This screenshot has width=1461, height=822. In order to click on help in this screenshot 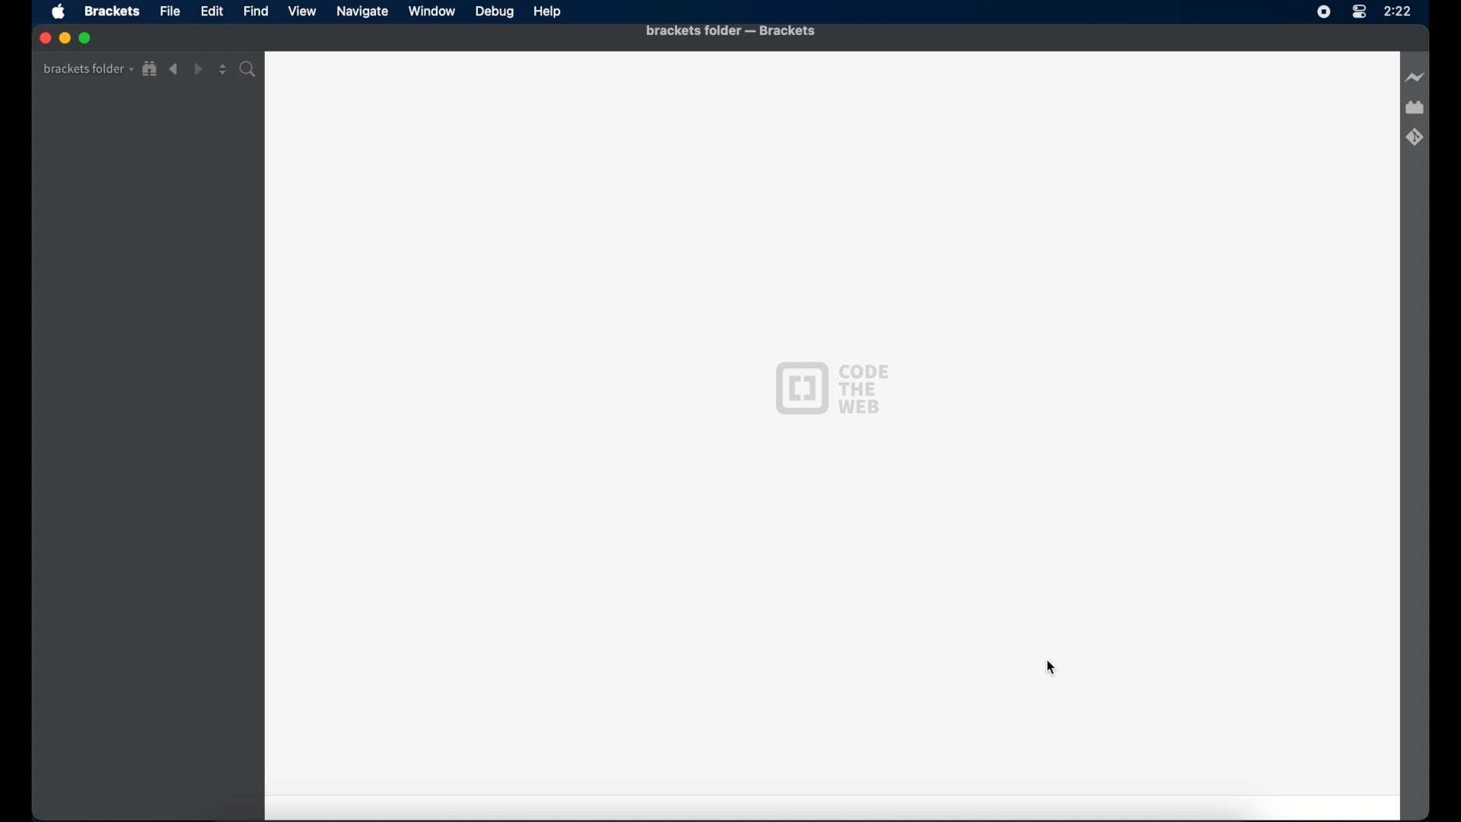, I will do `click(548, 12)`.